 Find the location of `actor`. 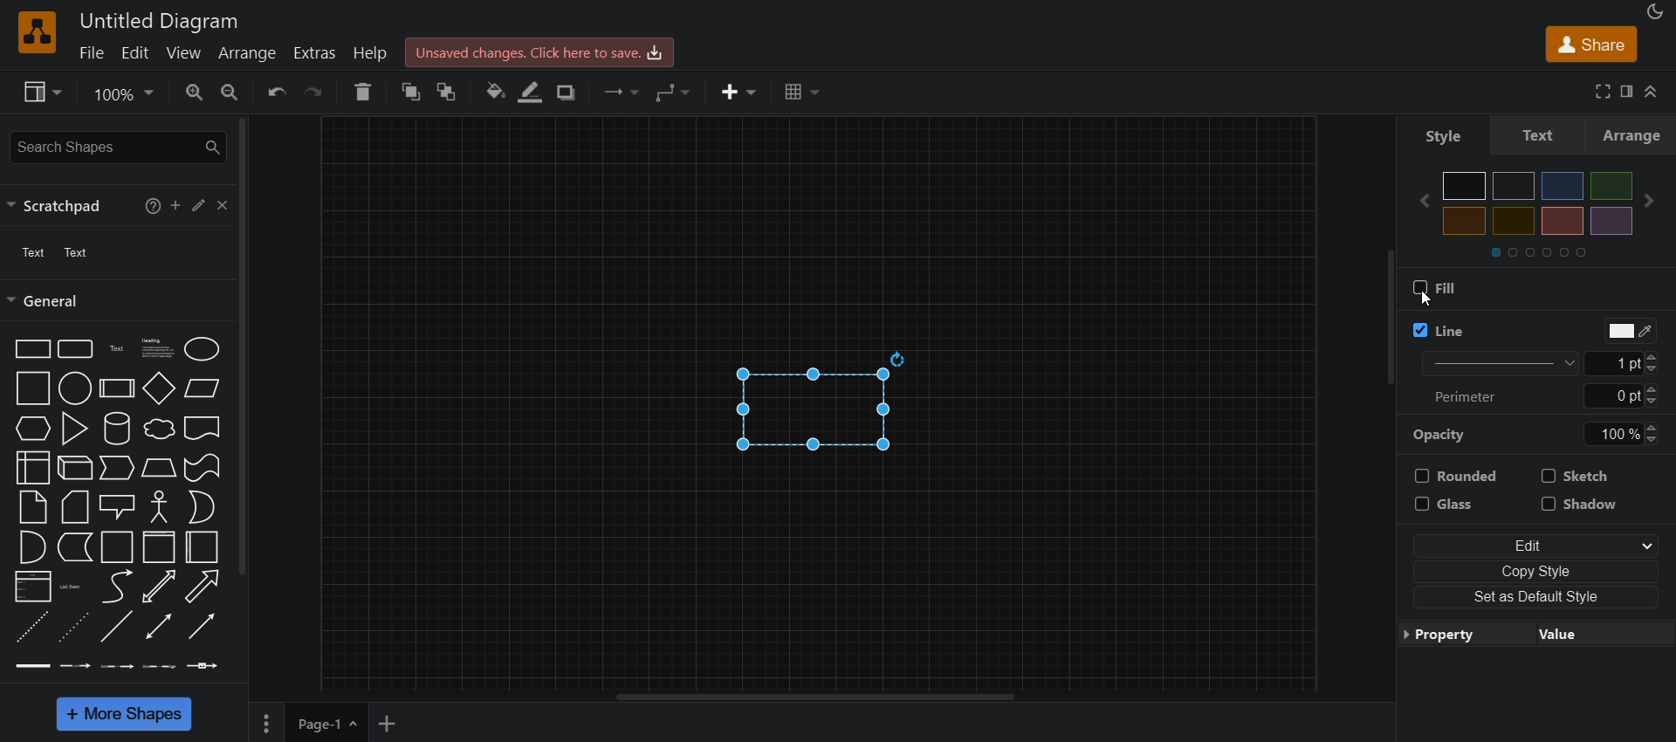

actor is located at coordinates (159, 506).